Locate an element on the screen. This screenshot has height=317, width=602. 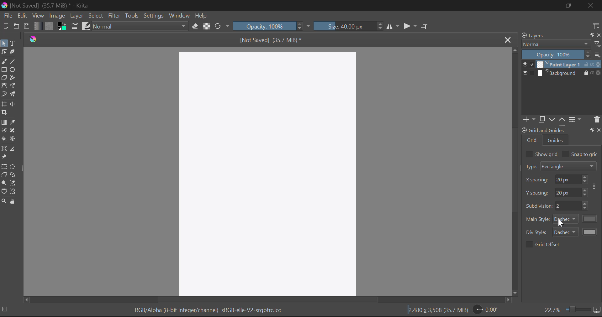
Smart Patch Tool is located at coordinates (13, 131).